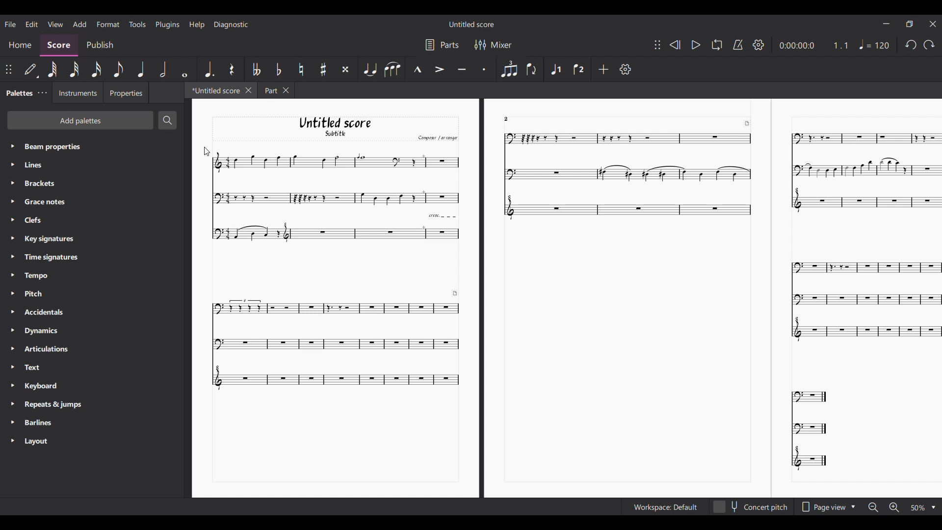 The width and height of the screenshot is (942, 530). I want to click on Cursor, so click(207, 151).